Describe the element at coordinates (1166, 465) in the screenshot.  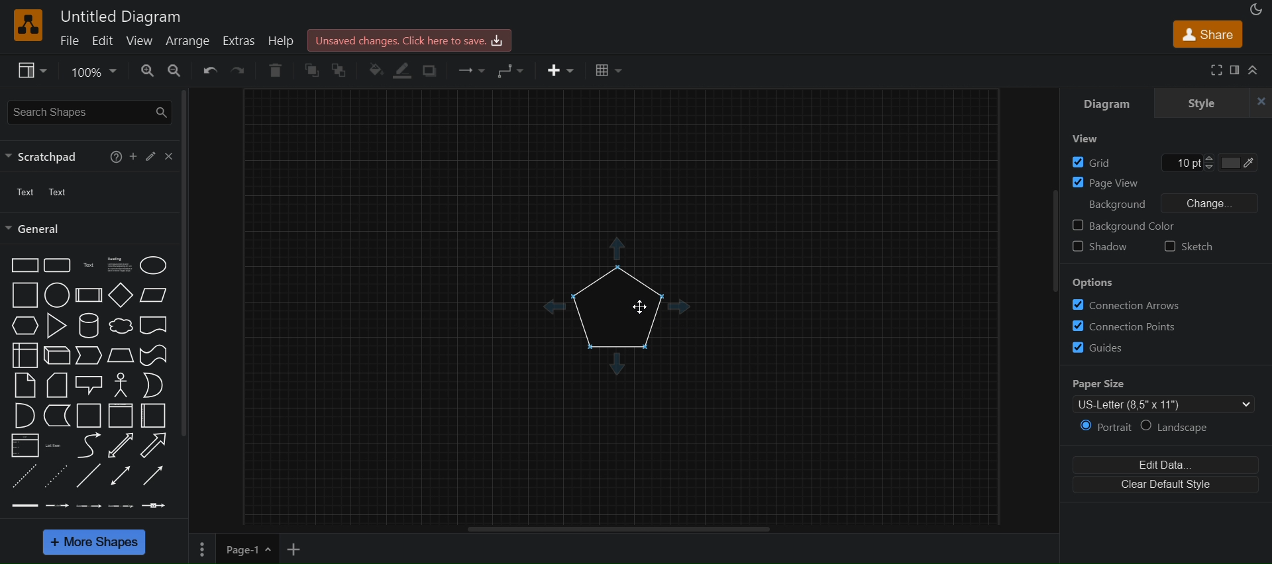
I see `edit data` at that location.